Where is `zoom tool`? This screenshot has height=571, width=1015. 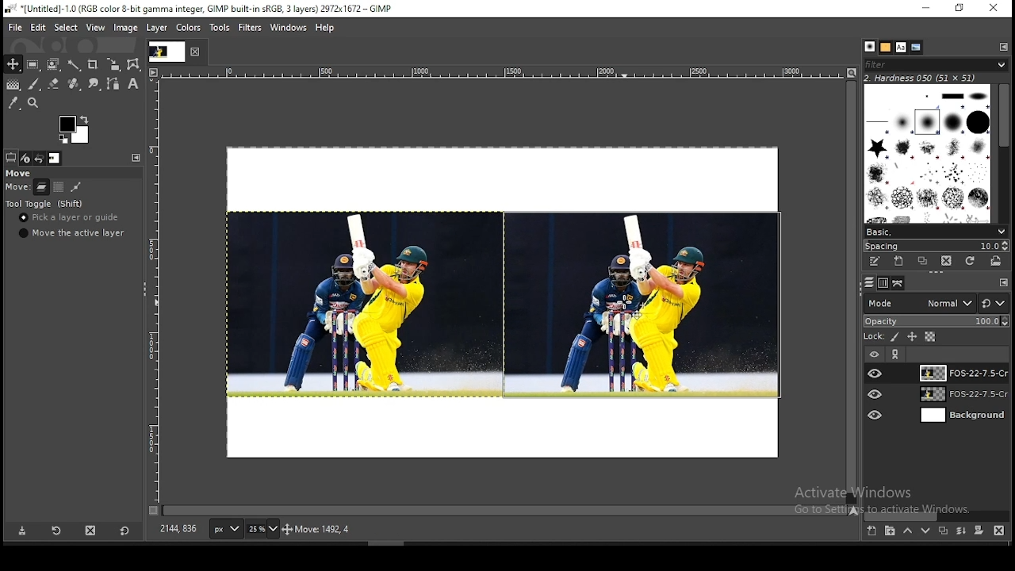 zoom tool is located at coordinates (35, 102).